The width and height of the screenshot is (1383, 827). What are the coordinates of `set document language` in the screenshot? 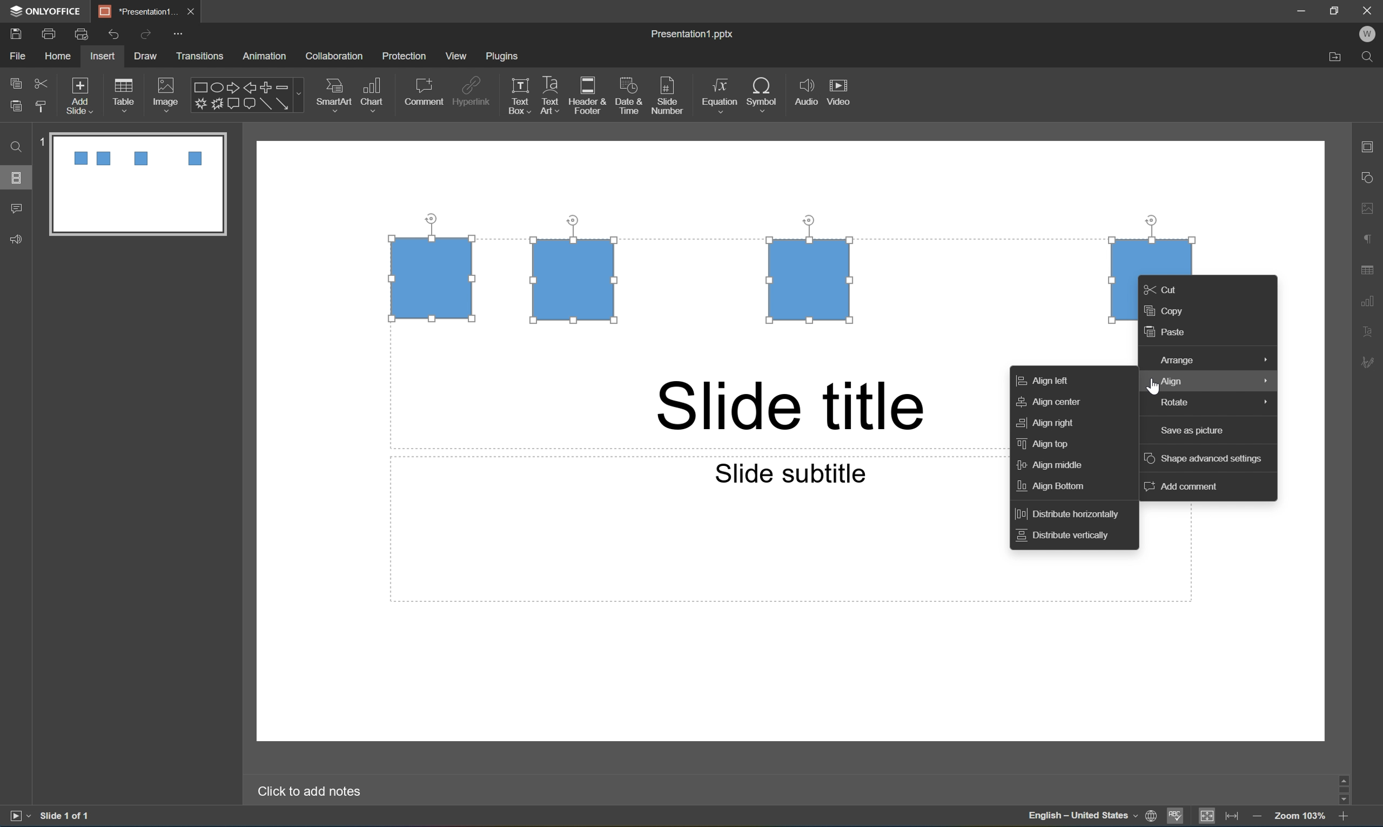 It's located at (1090, 818).